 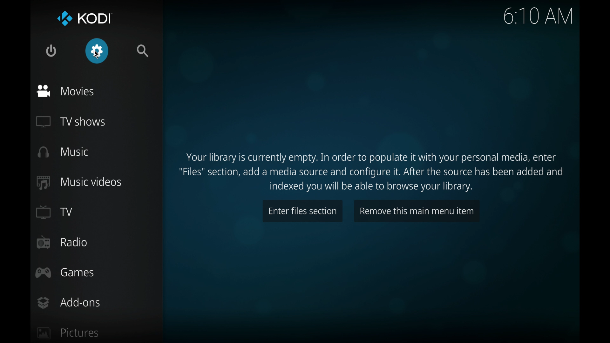 I want to click on tv, so click(x=55, y=212).